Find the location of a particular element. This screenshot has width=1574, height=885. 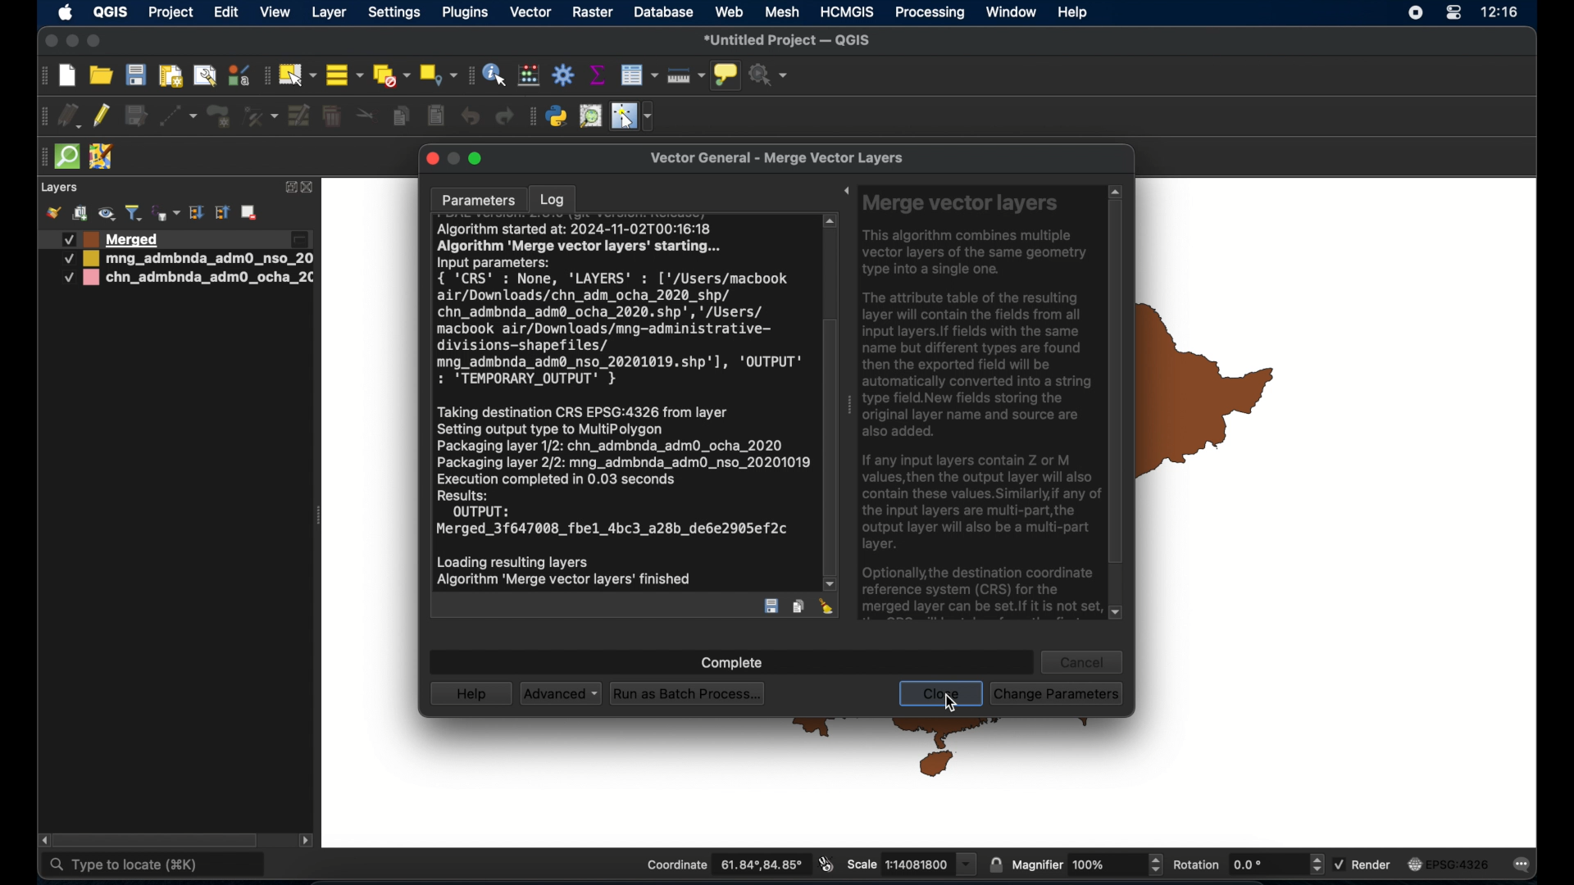

quick som is located at coordinates (66, 157).